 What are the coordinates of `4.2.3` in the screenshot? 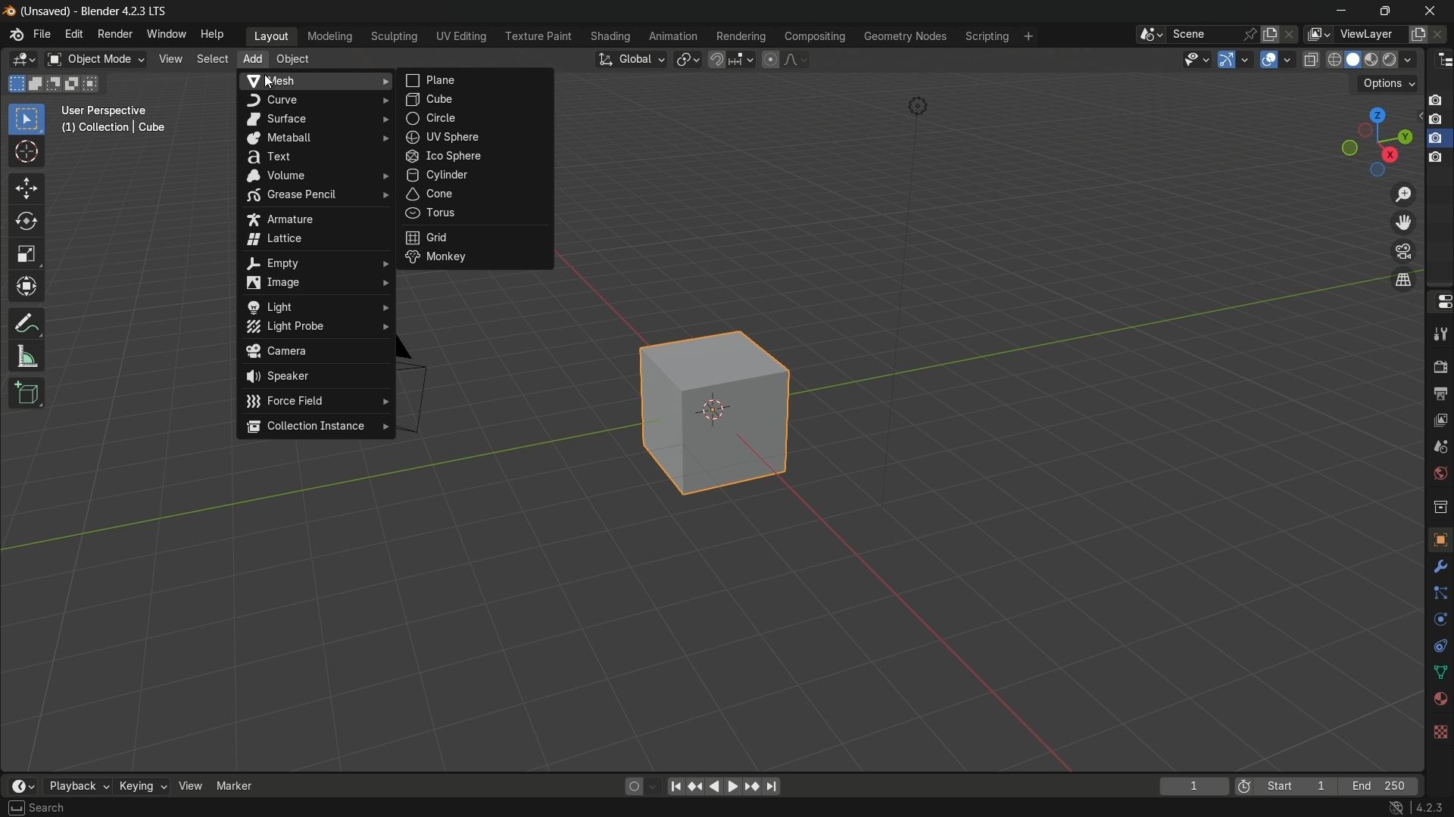 It's located at (1429, 808).